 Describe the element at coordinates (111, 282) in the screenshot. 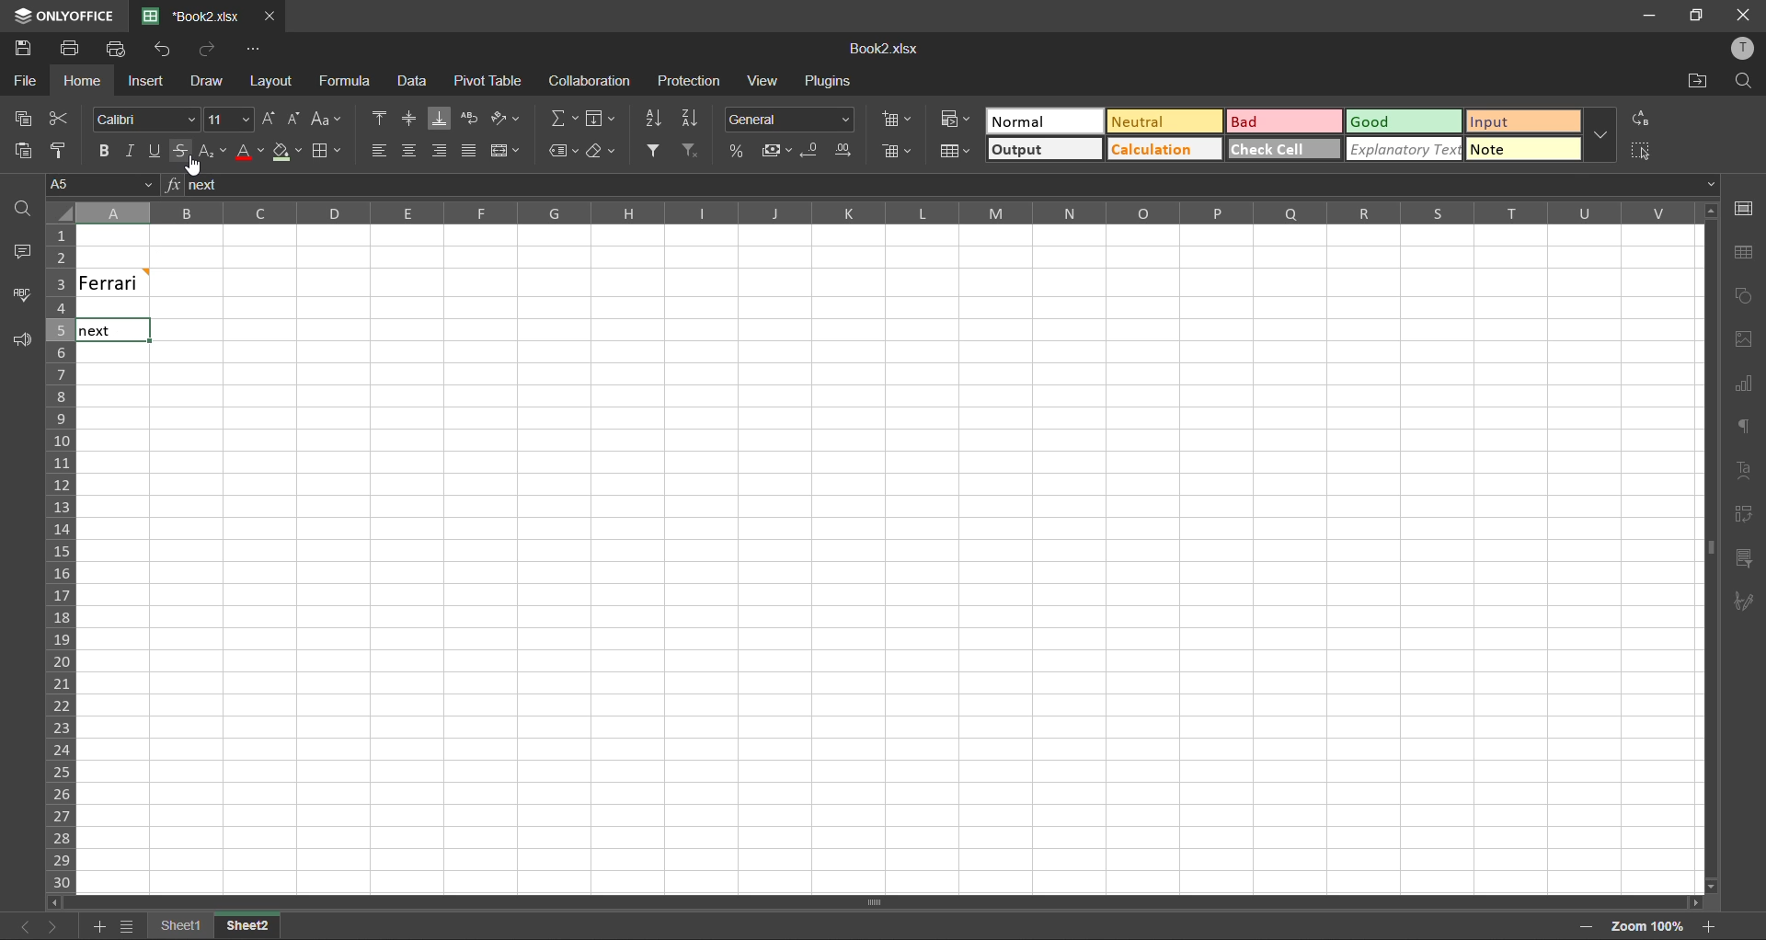

I see `Ferrari` at that location.